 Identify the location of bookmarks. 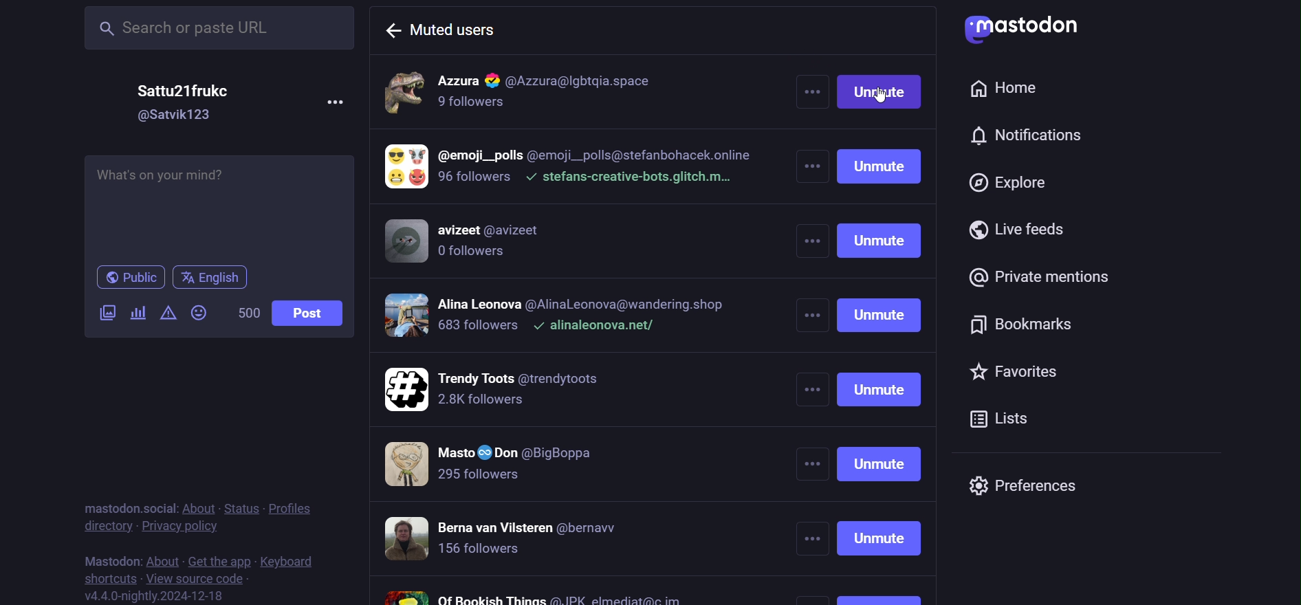
(1029, 325).